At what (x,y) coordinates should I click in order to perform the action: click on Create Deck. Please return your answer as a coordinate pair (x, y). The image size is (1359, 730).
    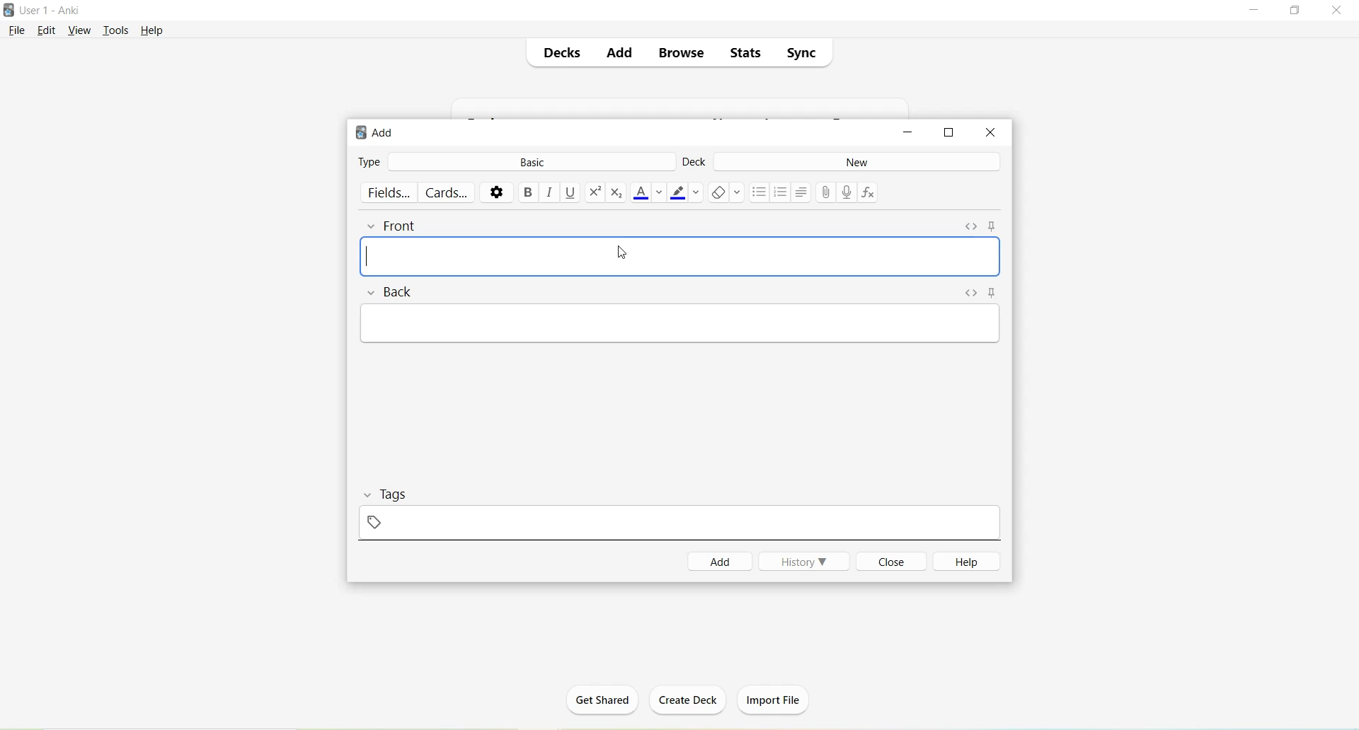
    Looking at the image, I should click on (682, 700).